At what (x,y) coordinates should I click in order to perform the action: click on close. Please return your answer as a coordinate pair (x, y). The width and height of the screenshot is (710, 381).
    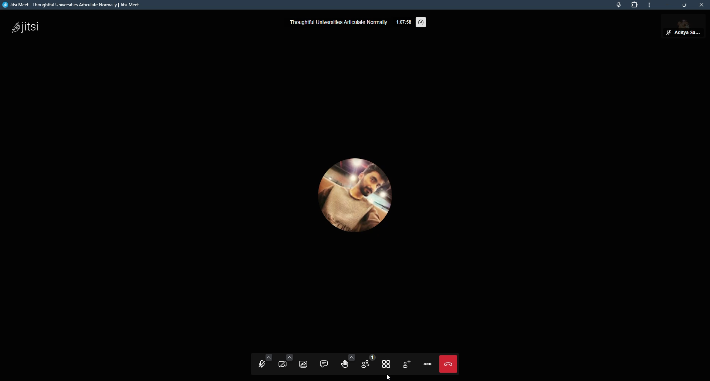
    Looking at the image, I should click on (702, 5).